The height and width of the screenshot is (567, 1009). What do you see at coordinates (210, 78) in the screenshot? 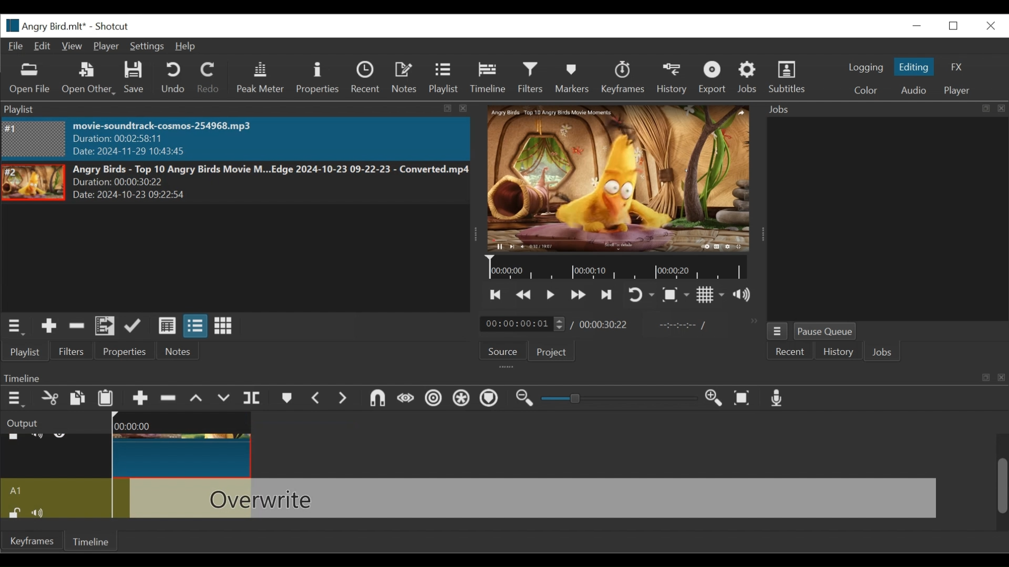
I see `Redo` at bounding box center [210, 78].